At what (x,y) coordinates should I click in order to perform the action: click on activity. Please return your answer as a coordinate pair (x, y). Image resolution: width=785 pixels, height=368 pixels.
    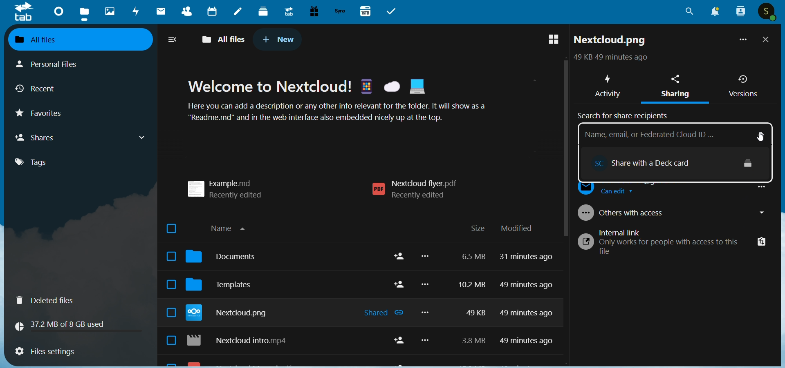
    Looking at the image, I should click on (137, 13).